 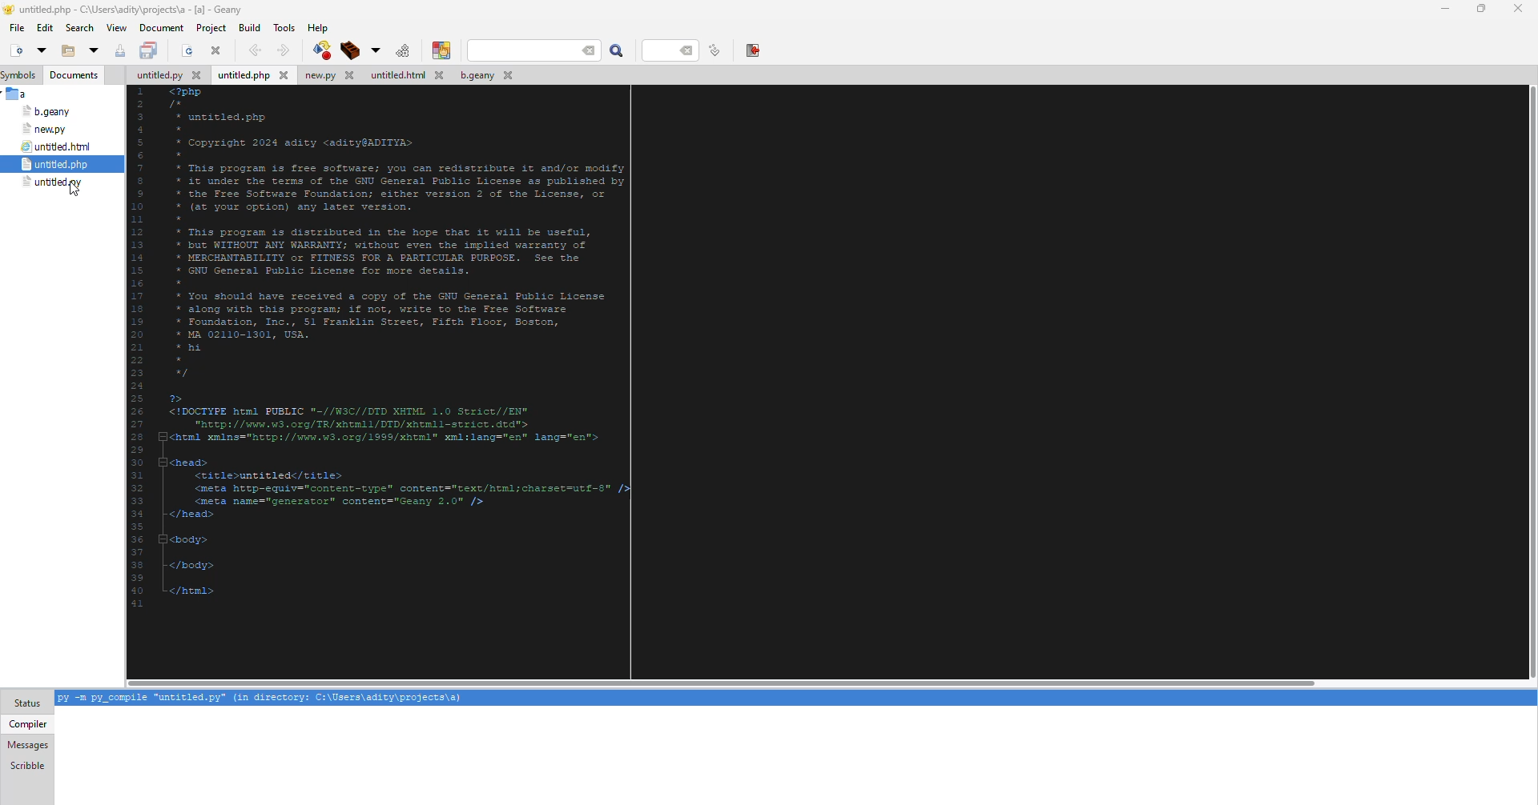 I want to click on search, so click(x=617, y=51).